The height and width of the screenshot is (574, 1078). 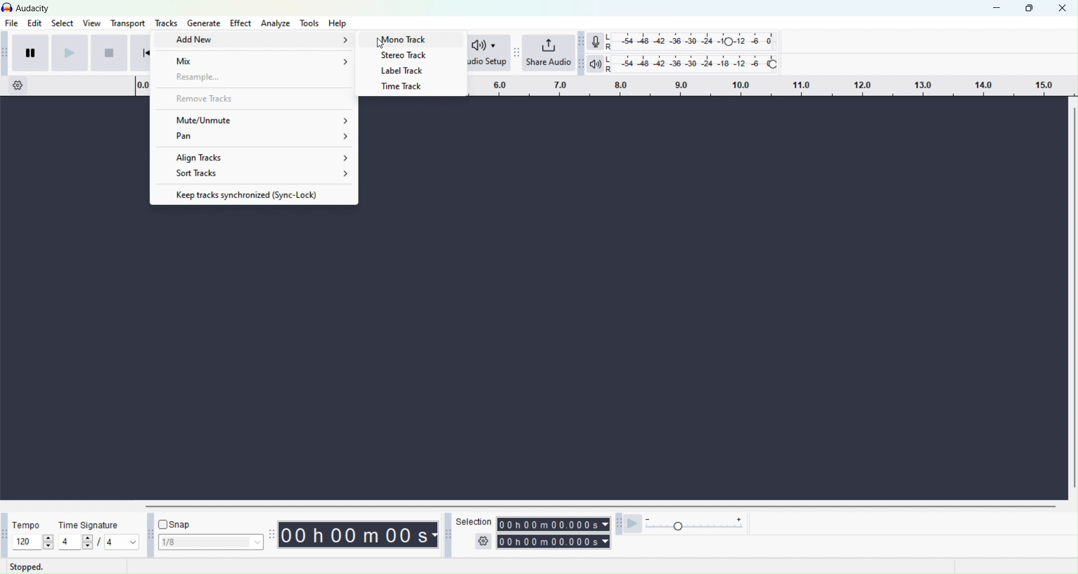 What do you see at coordinates (201, 23) in the screenshot?
I see `Generate` at bounding box center [201, 23].